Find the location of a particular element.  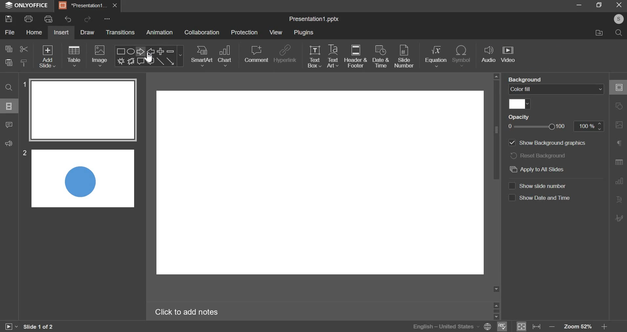

scroll up is located at coordinates (496, 76).